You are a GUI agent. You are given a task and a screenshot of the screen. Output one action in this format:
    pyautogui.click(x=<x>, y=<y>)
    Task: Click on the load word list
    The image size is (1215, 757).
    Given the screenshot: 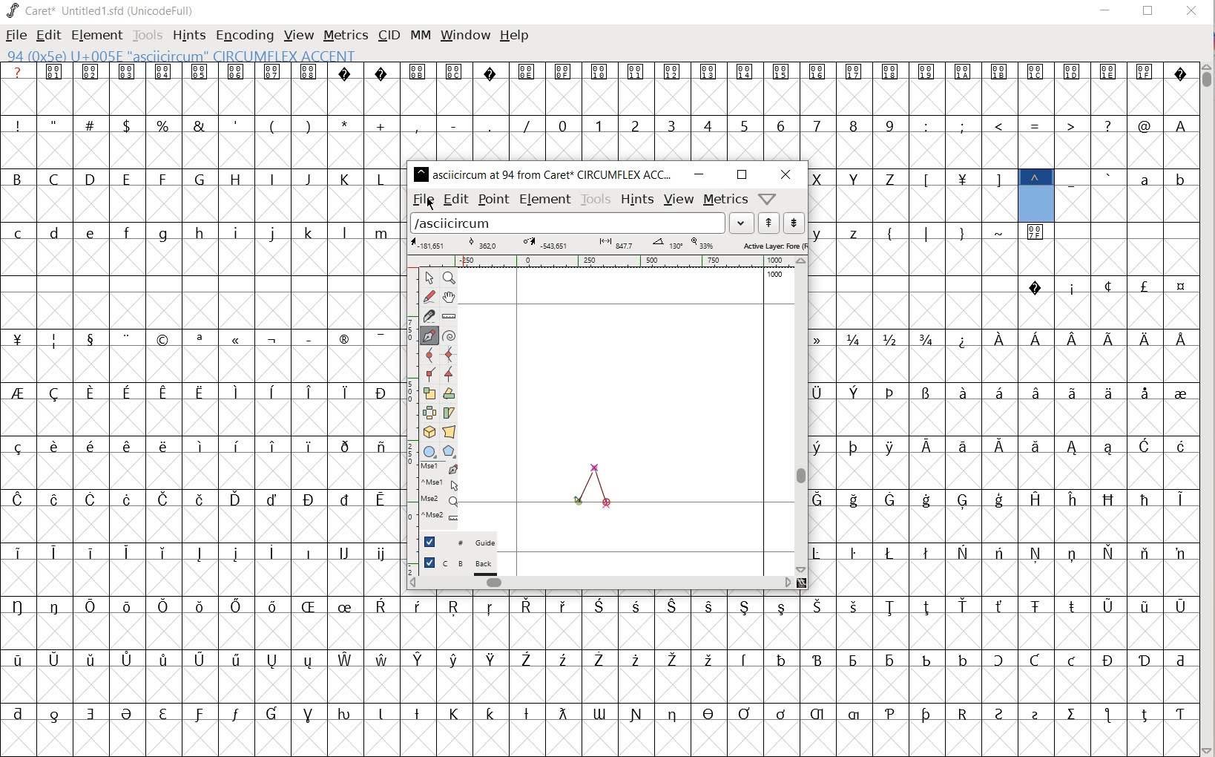 What is the action you would take?
    pyautogui.click(x=582, y=224)
    